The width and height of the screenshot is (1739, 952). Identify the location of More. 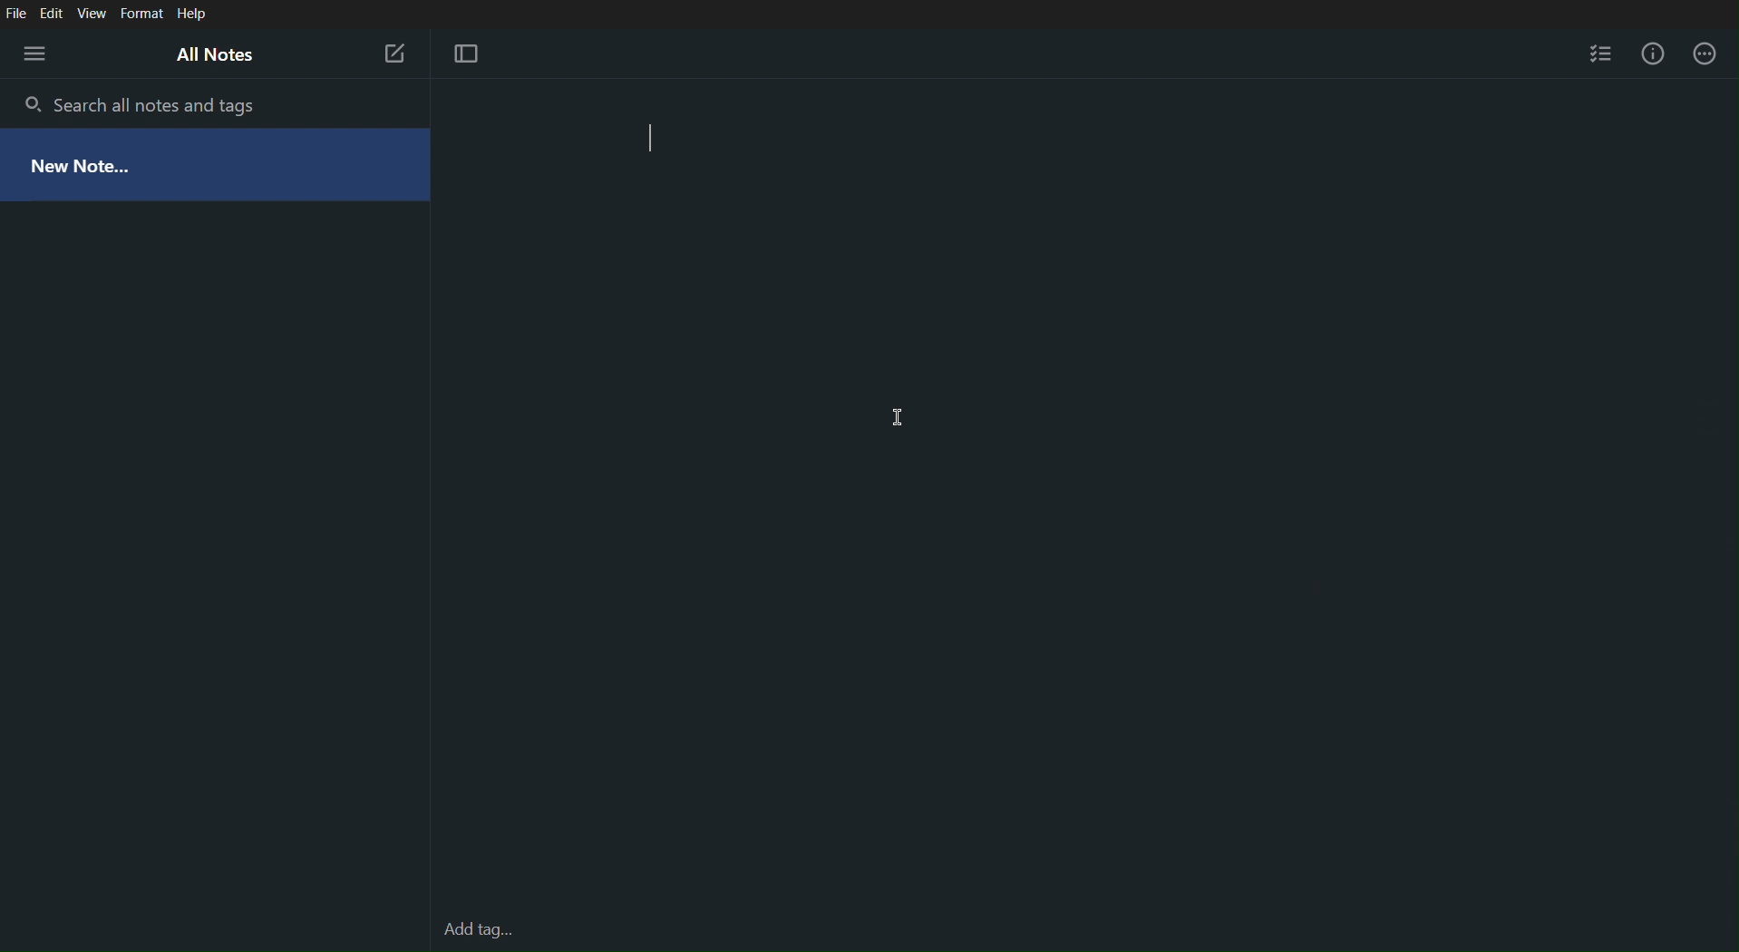
(1705, 54).